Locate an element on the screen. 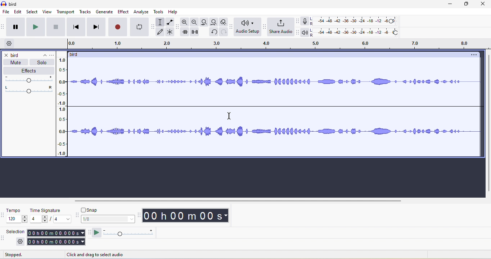  edit is located at coordinates (18, 12).